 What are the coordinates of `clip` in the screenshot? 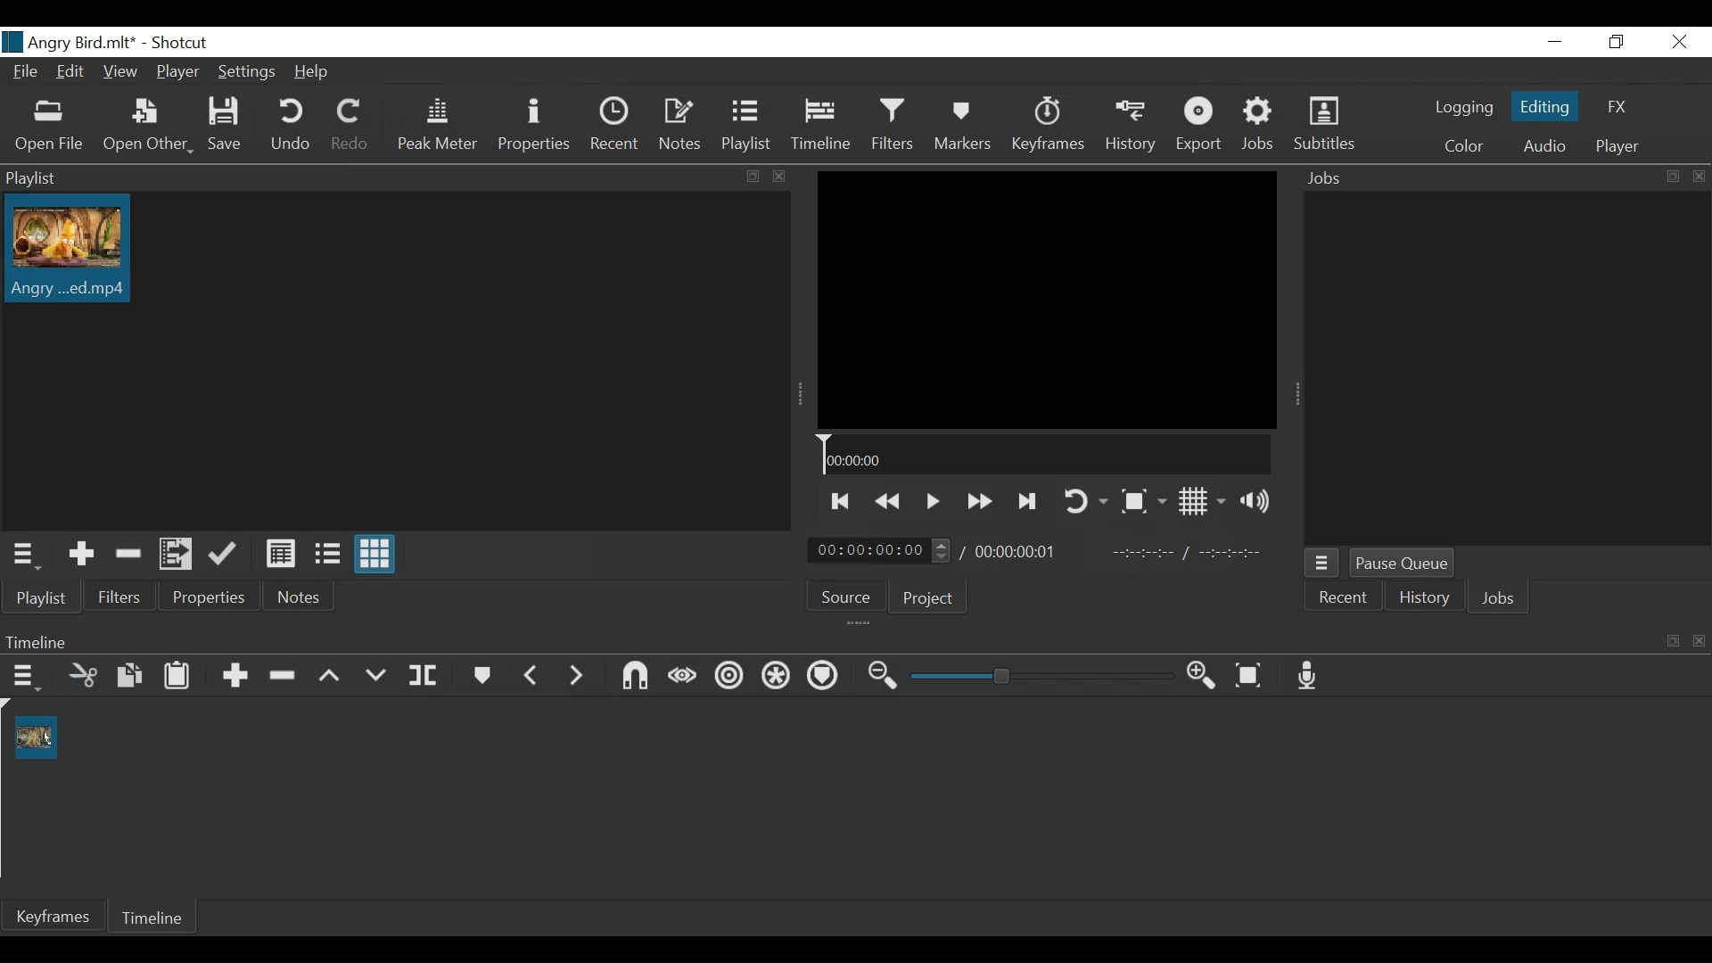 It's located at (36, 737).